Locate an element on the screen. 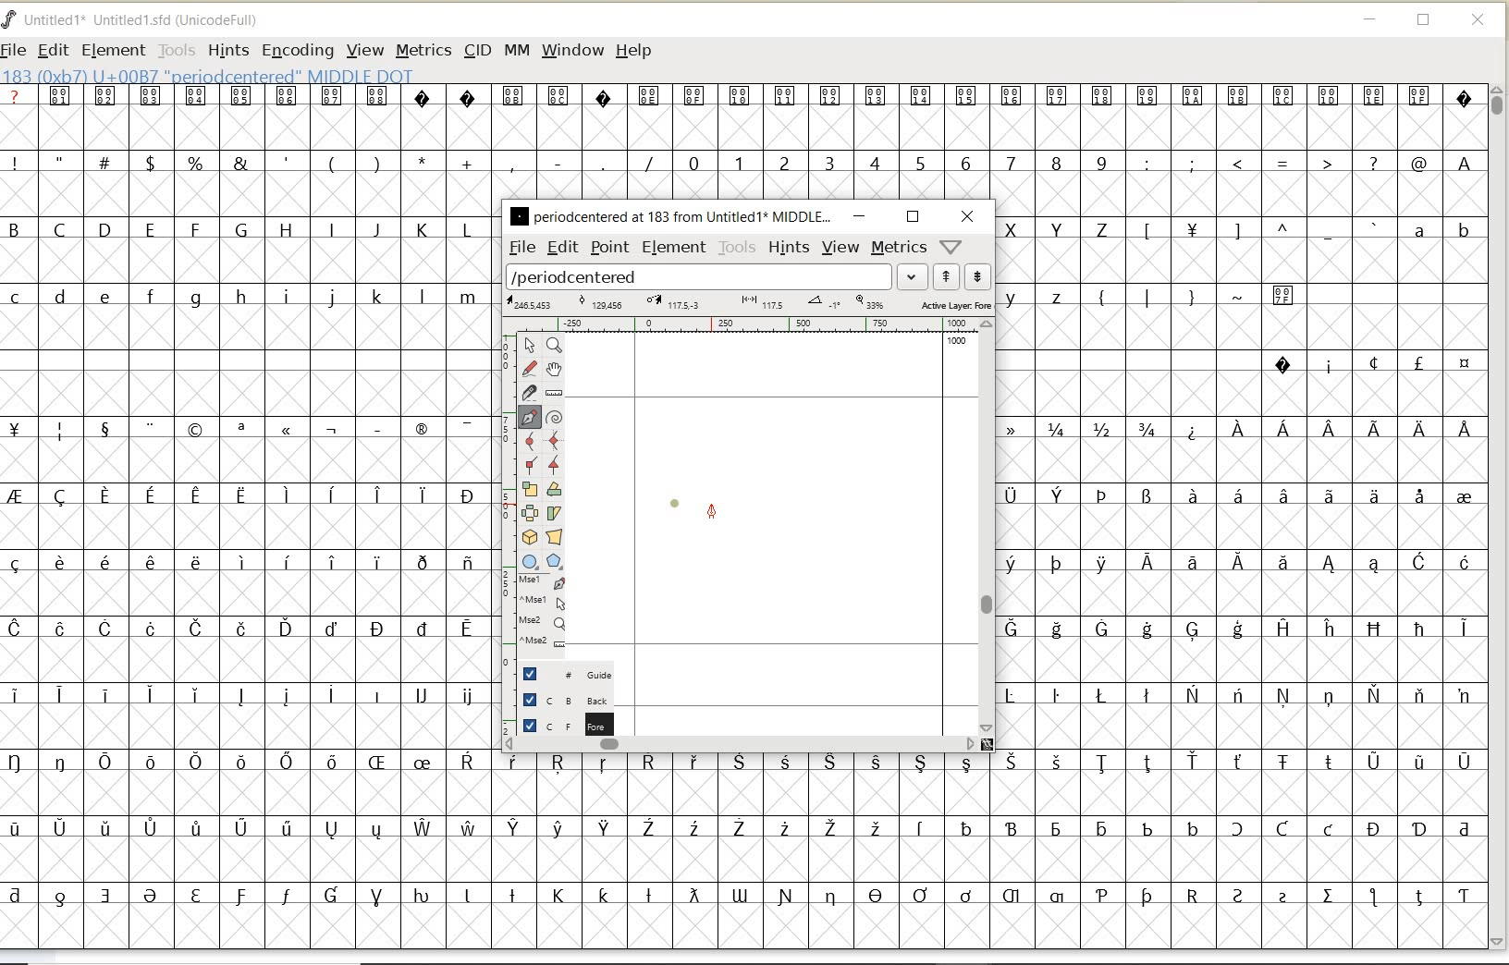 The image size is (1509, 965). uppercase letters is located at coordinates (243, 229).